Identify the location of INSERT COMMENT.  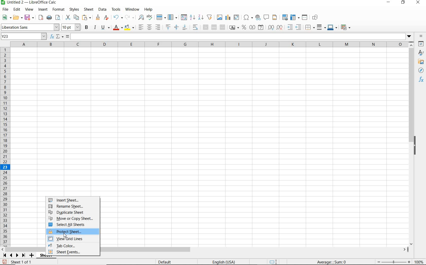
(266, 17).